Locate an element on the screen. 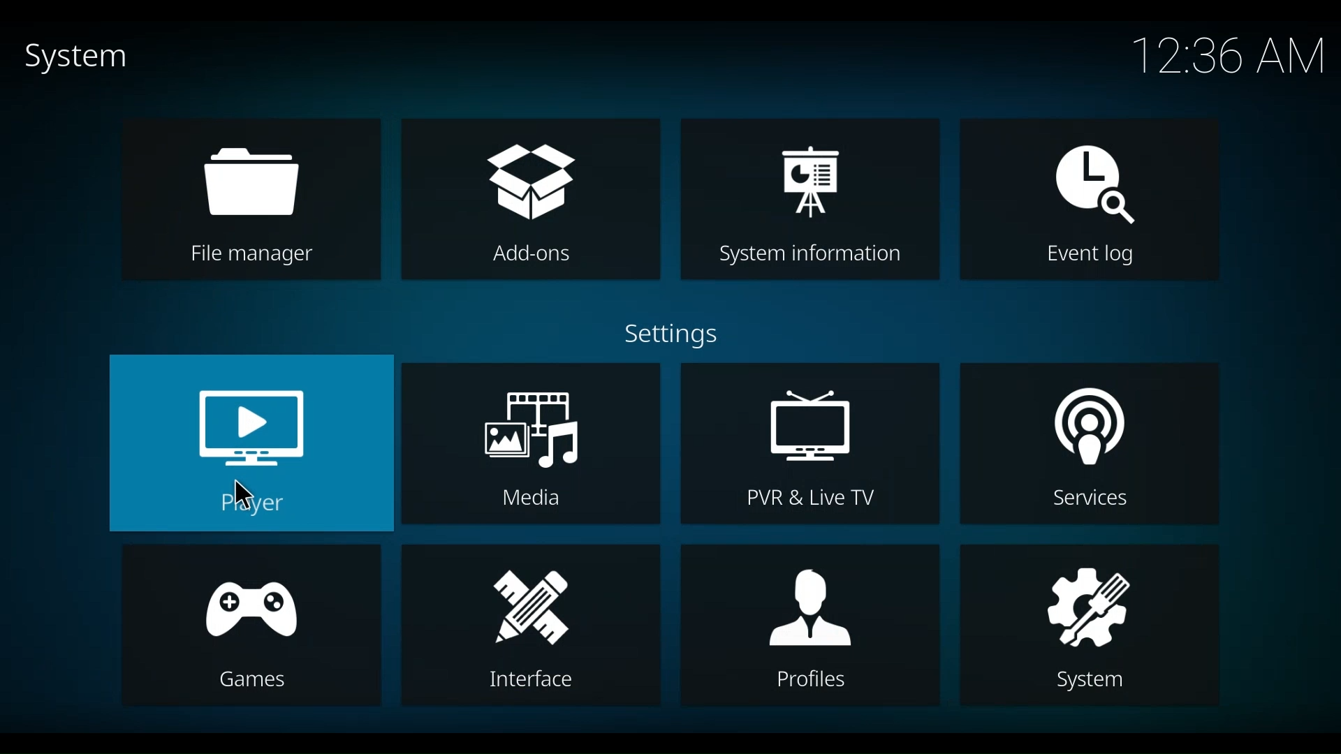 This screenshot has width=1341, height=754. Settings is located at coordinates (684, 337).